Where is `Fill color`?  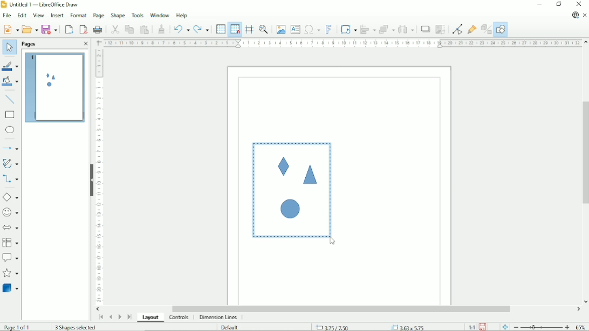
Fill color is located at coordinates (10, 82).